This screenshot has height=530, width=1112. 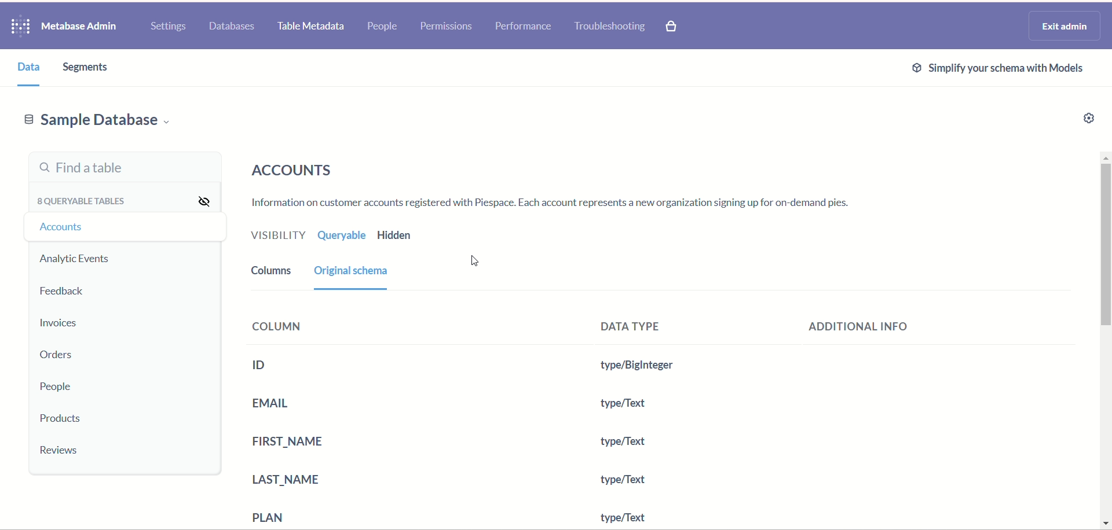 I want to click on people, so click(x=383, y=25).